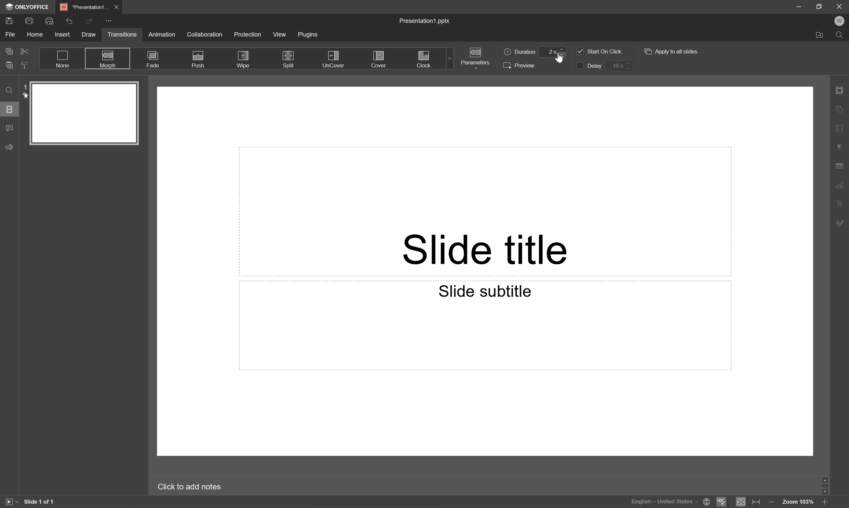 The image size is (849, 508). What do you see at coordinates (84, 113) in the screenshot?
I see `Slide` at bounding box center [84, 113].